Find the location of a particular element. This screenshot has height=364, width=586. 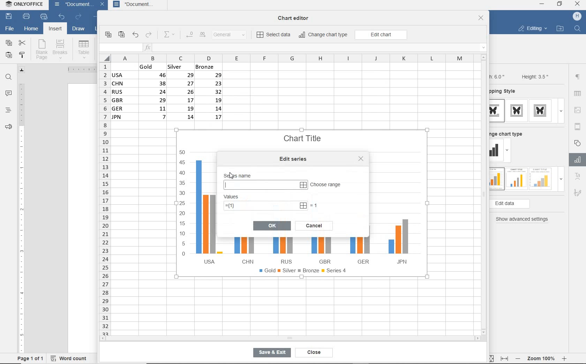

page 1 of 1 is located at coordinates (31, 358).